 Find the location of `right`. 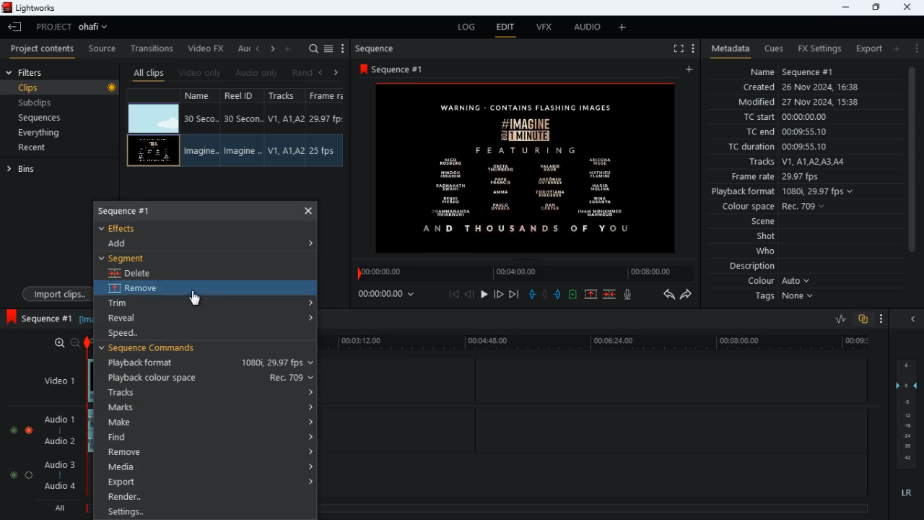

right is located at coordinates (273, 49).